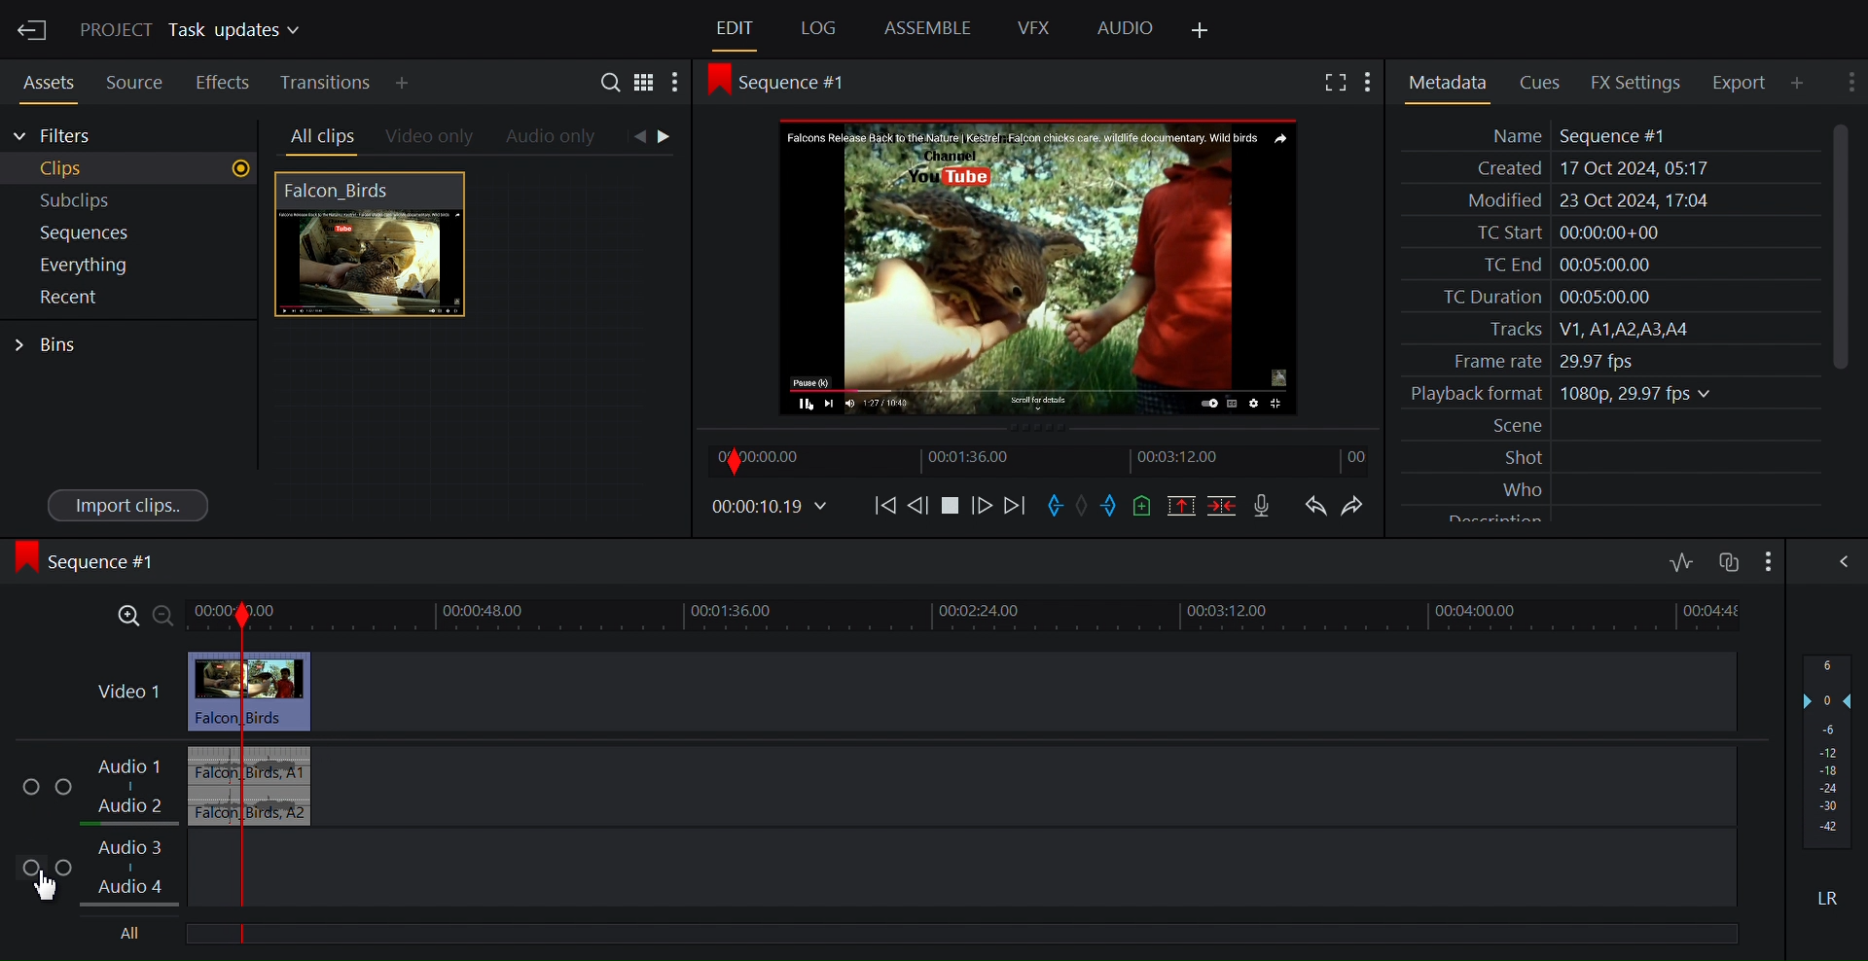 The image size is (1868, 961). I want to click on Import clips, so click(129, 504).